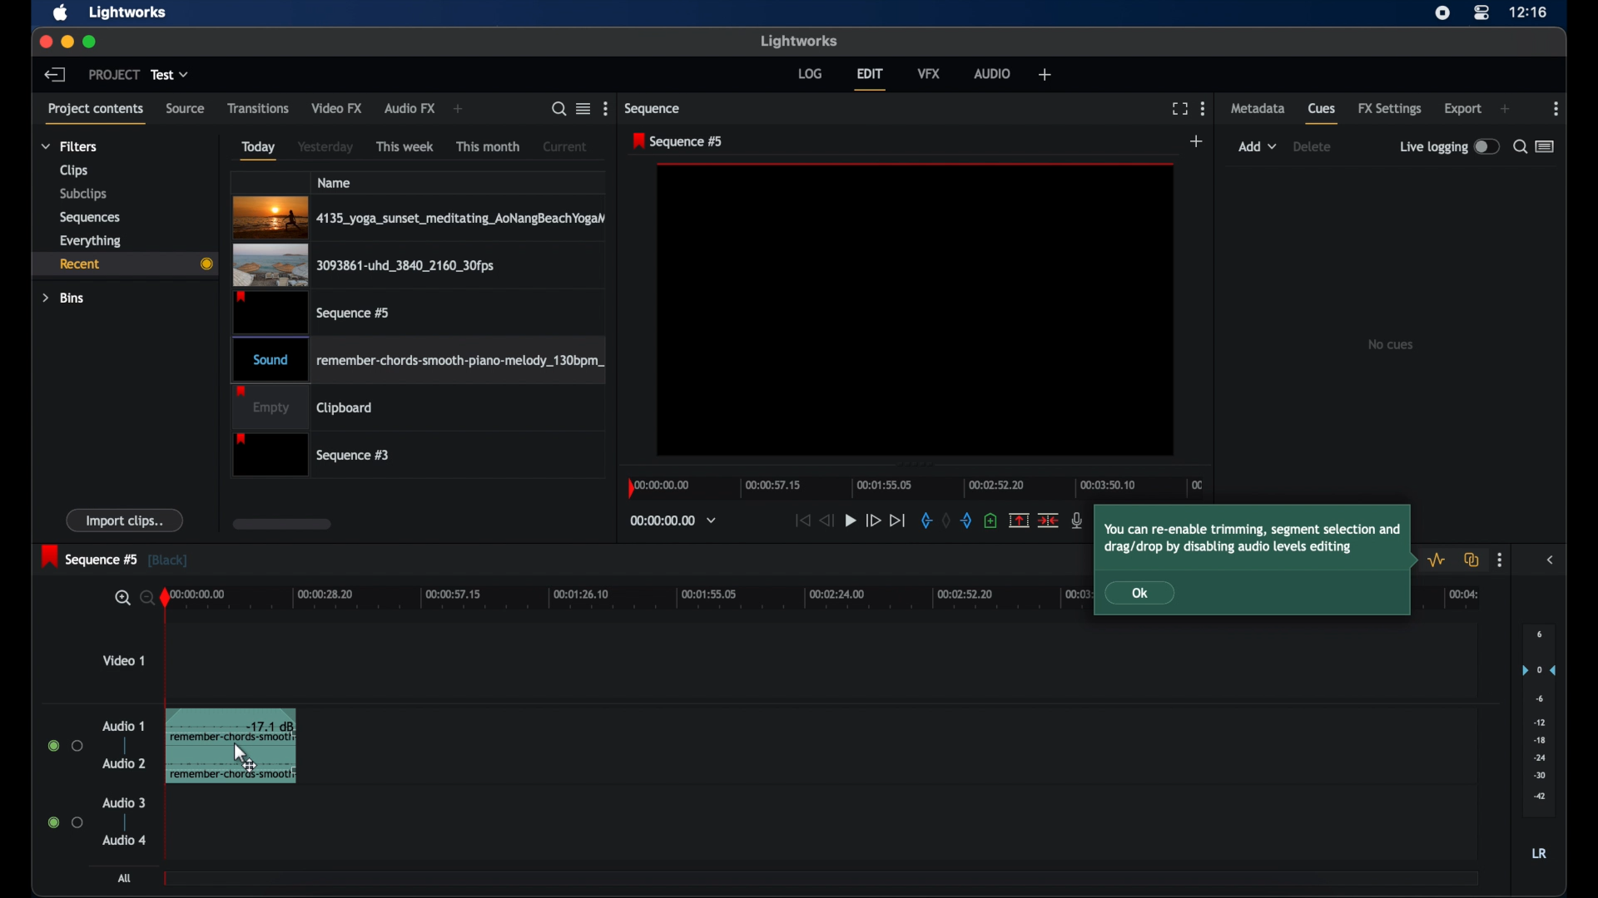  I want to click on jump to end, so click(899, 521).